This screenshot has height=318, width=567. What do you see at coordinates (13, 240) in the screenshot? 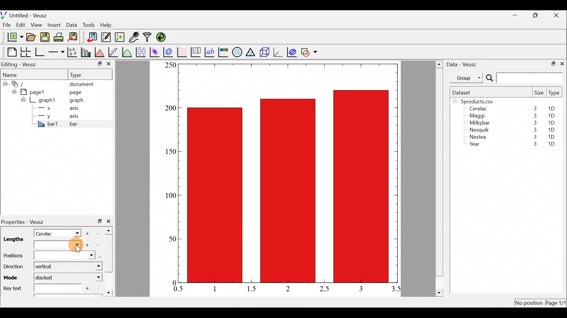
I see `Lengths` at bounding box center [13, 240].